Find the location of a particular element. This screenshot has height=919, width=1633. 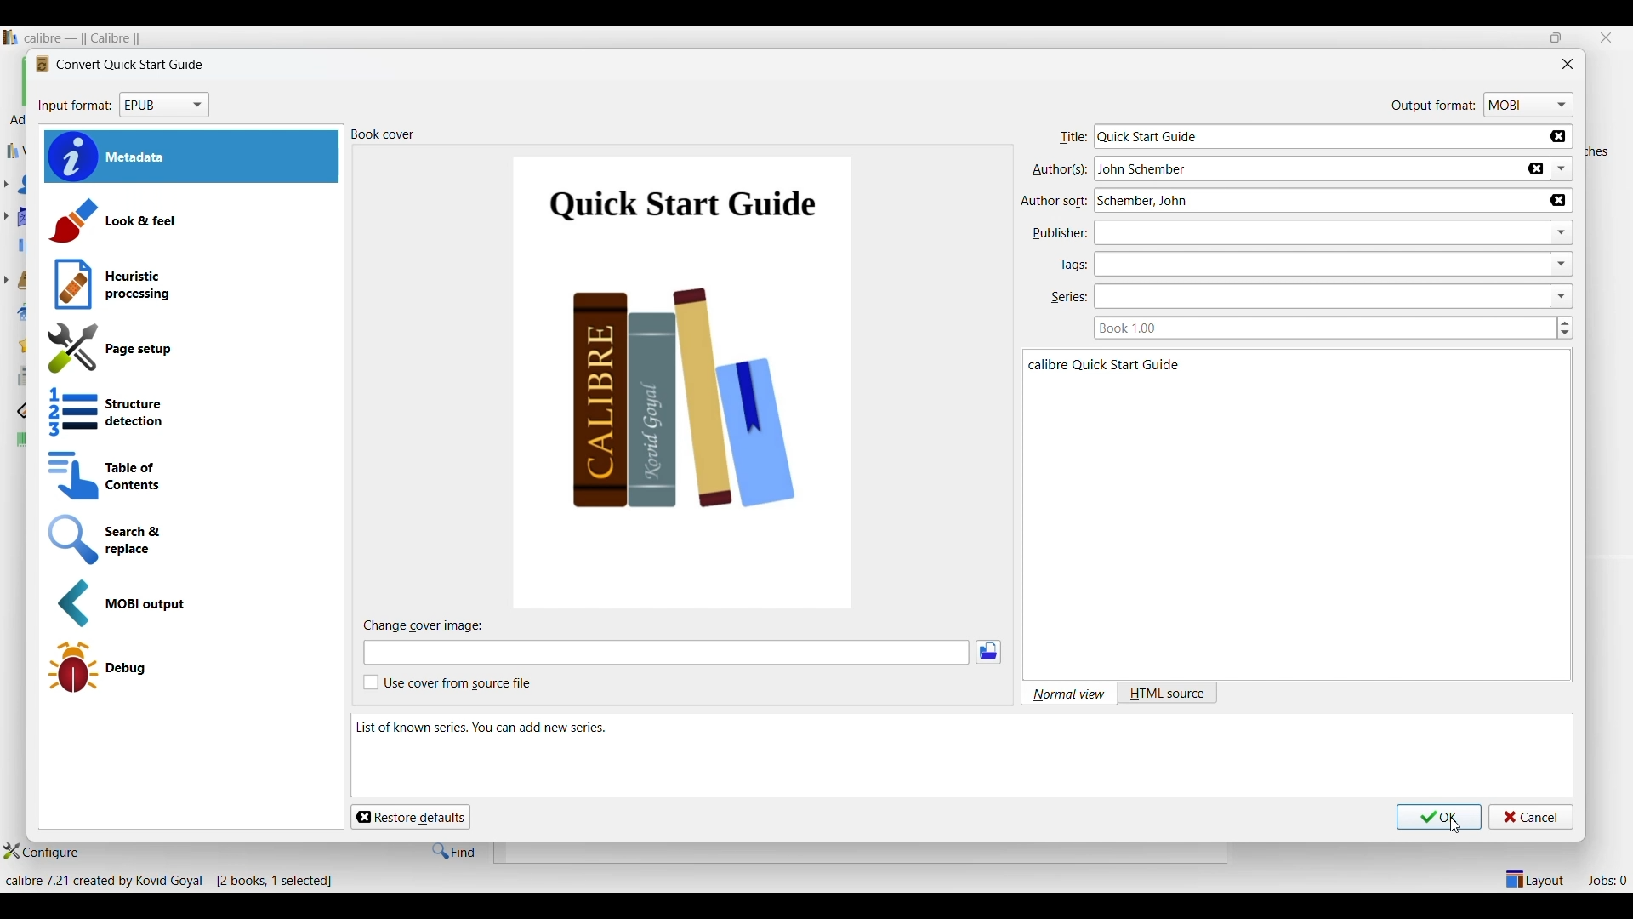

Metadata is located at coordinates (191, 157).